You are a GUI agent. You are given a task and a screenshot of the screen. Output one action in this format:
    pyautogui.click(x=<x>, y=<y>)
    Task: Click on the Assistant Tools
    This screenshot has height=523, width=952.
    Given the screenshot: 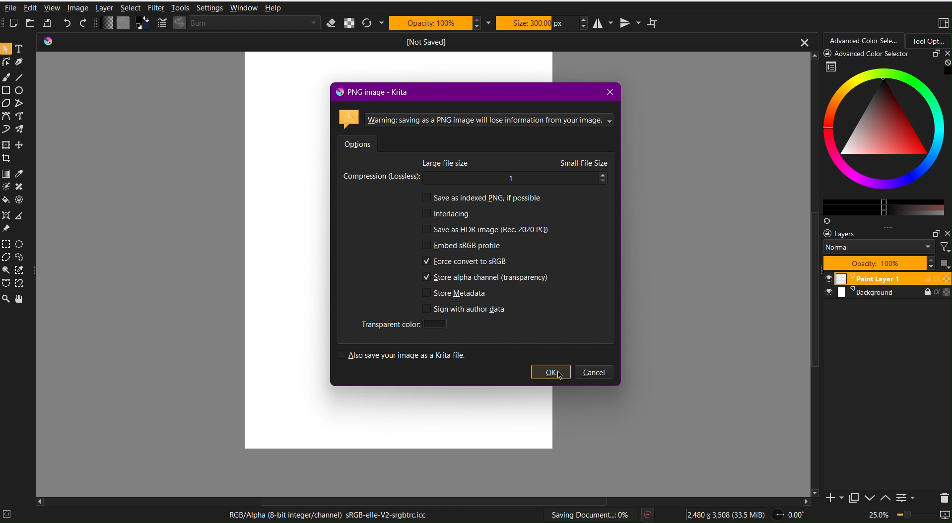 What is the action you would take?
    pyautogui.click(x=15, y=223)
    